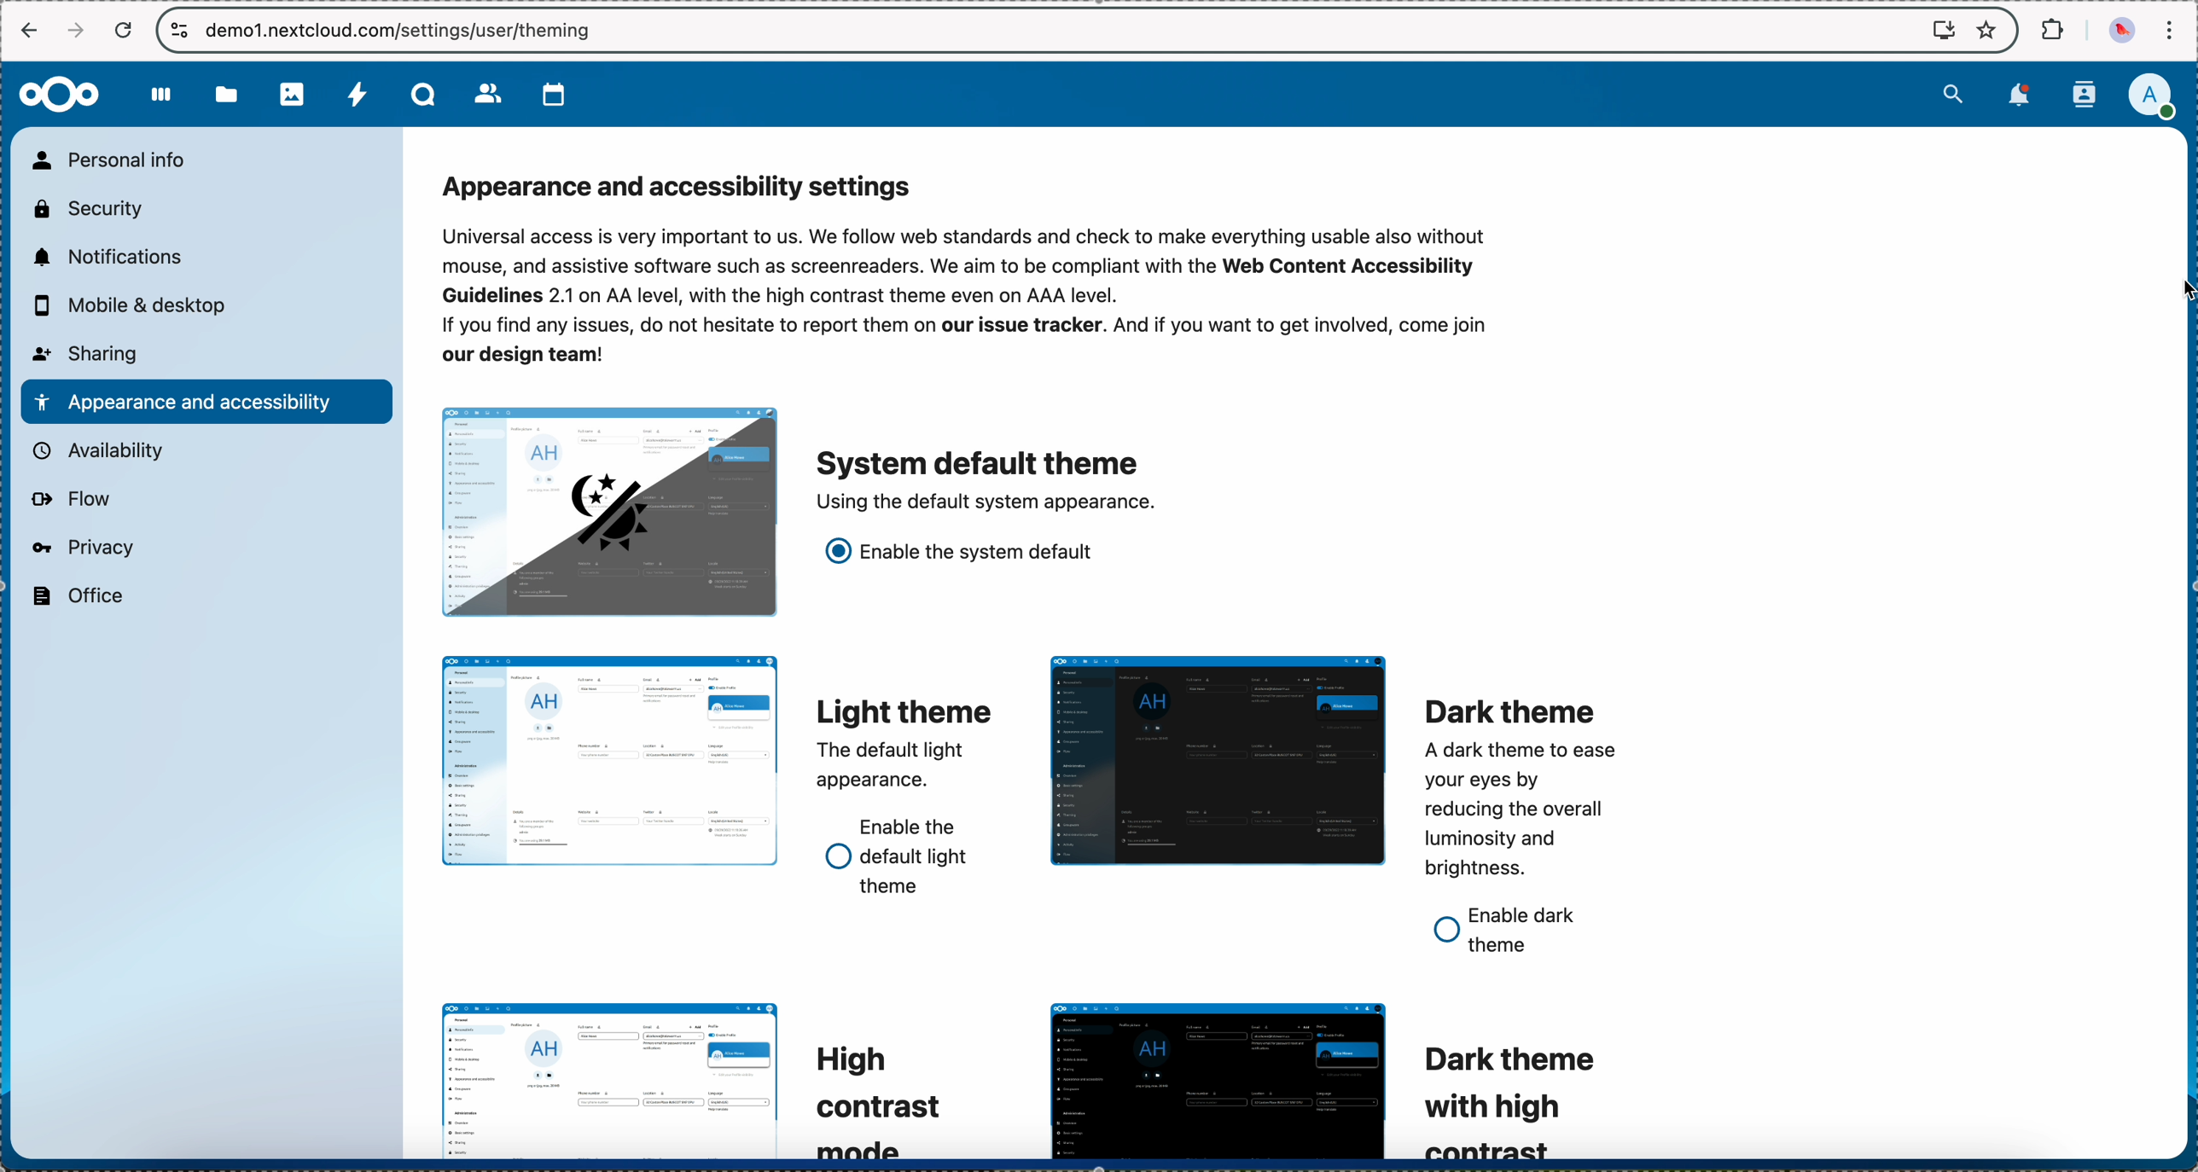  I want to click on notifications, so click(110, 259).